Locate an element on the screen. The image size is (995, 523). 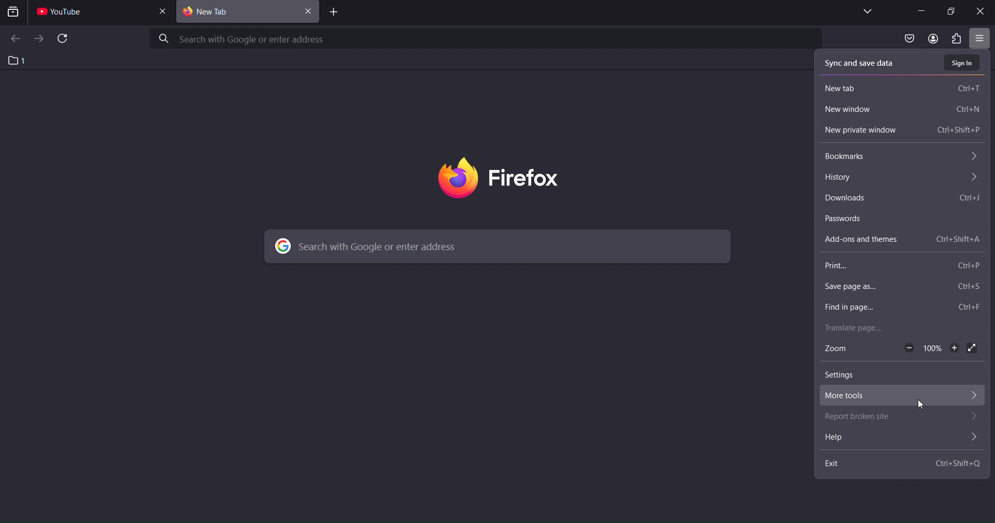
Ctrl+S is located at coordinates (969, 288).